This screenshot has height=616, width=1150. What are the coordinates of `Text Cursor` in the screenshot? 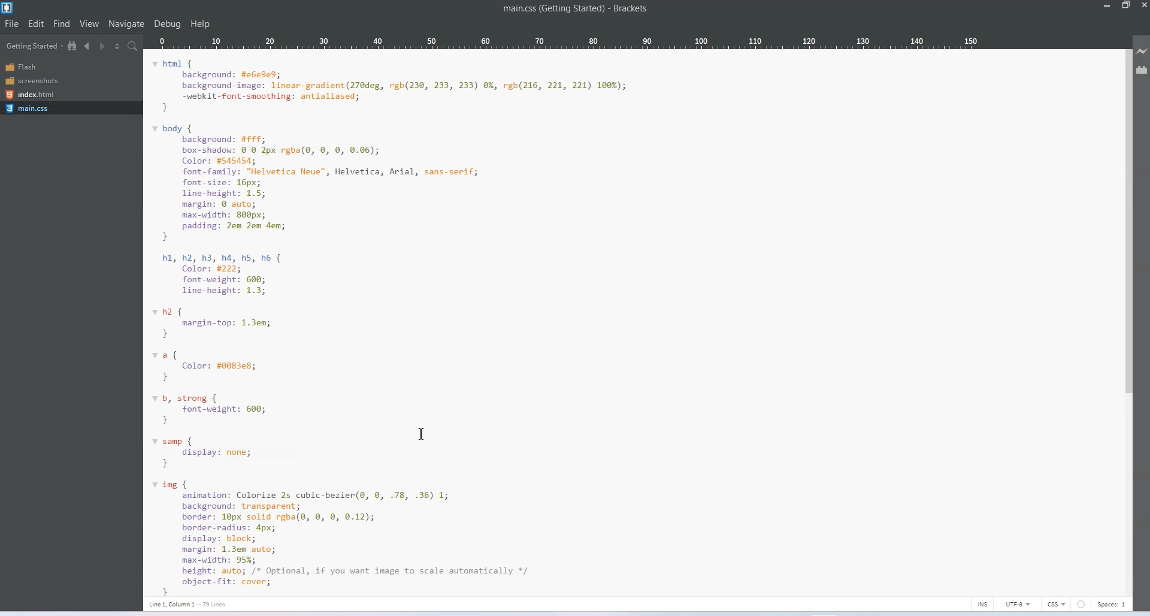 It's located at (421, 432).